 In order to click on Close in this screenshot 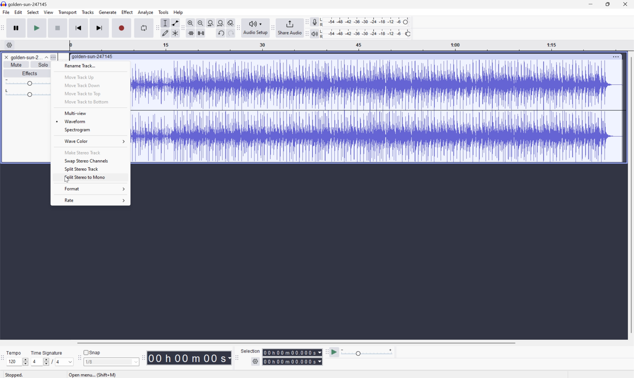, I will do `click(628, 4)`.